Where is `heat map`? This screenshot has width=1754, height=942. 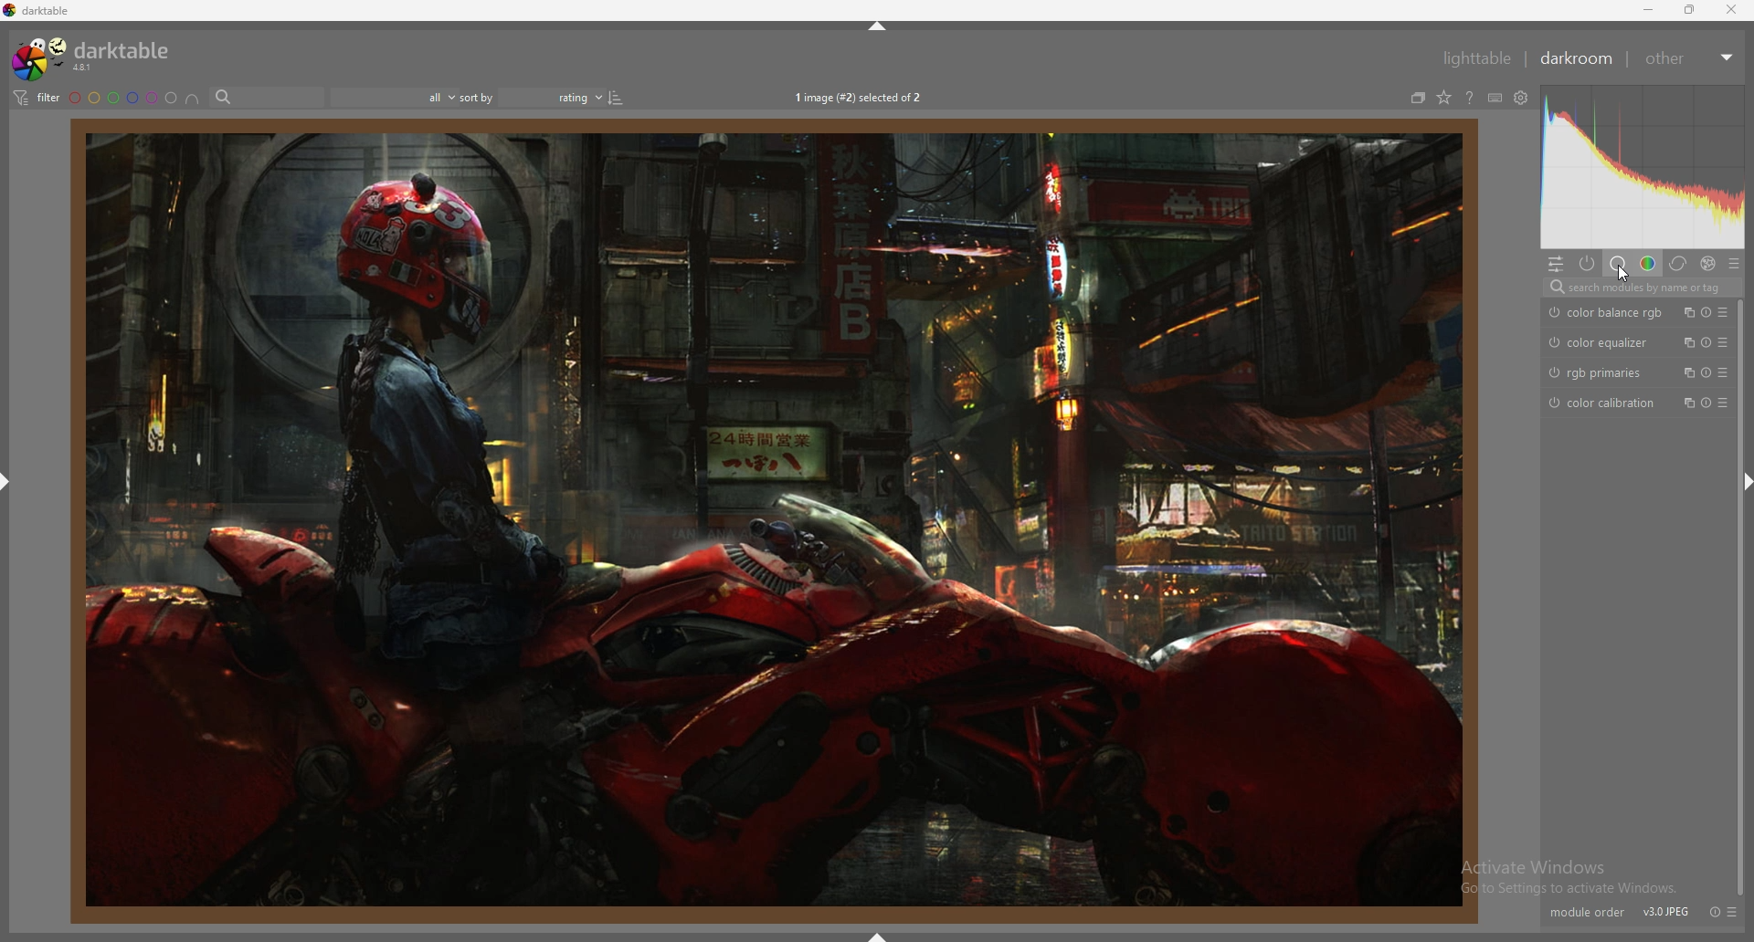 heat map is located at coordinates (1642, 166).